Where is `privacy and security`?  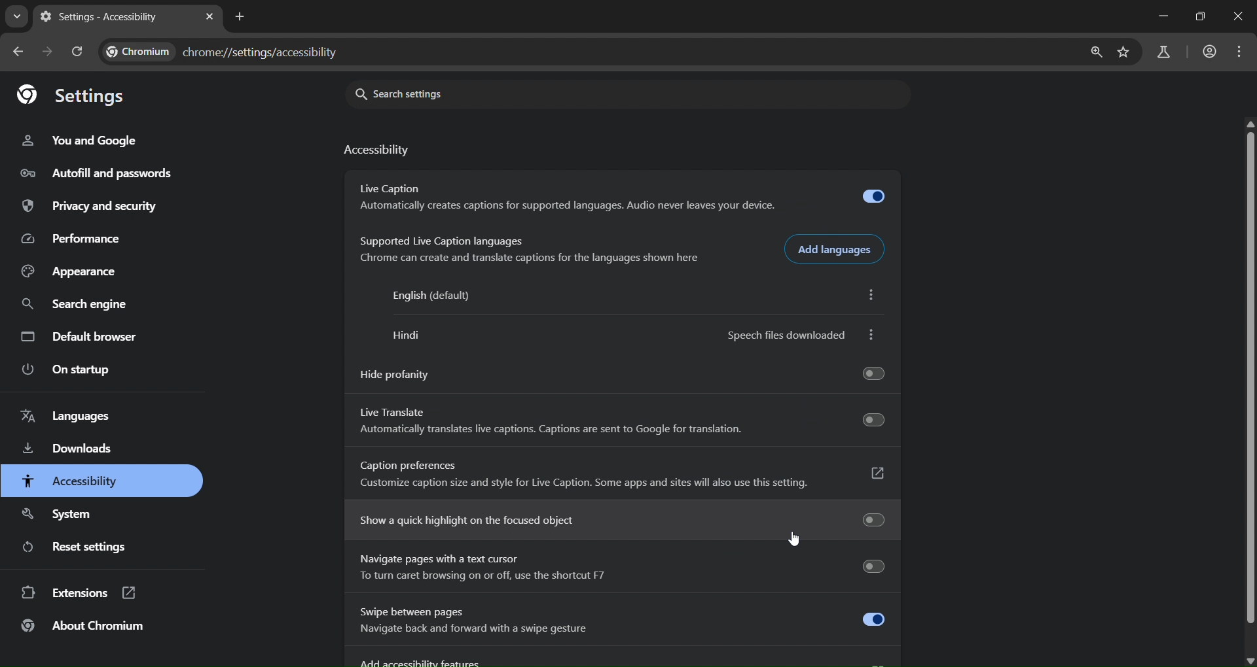
privacy and security is located at coordinates (93, 207).